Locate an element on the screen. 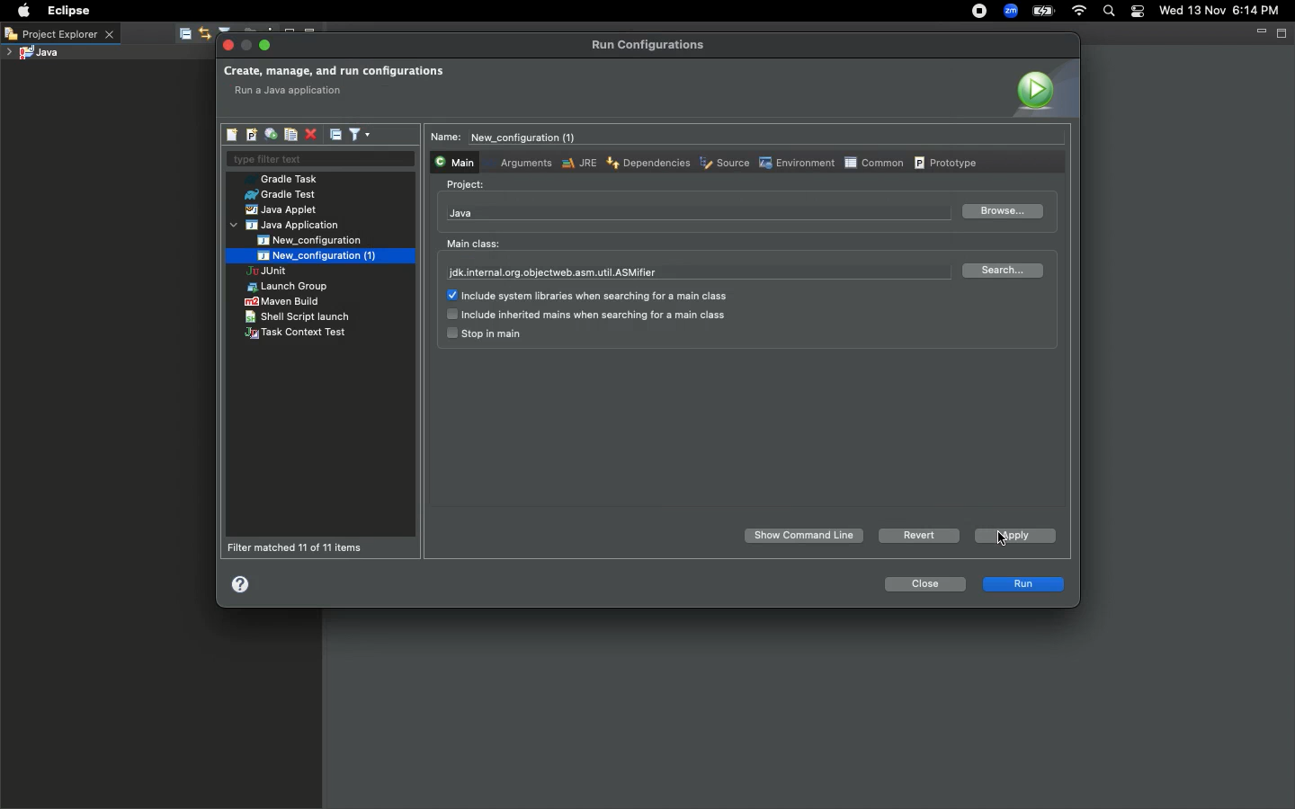 Image resolution: width=1295 pixels, height=809 pixels. Filter matched 11 of 11 items is located at coordinates (300, 547).